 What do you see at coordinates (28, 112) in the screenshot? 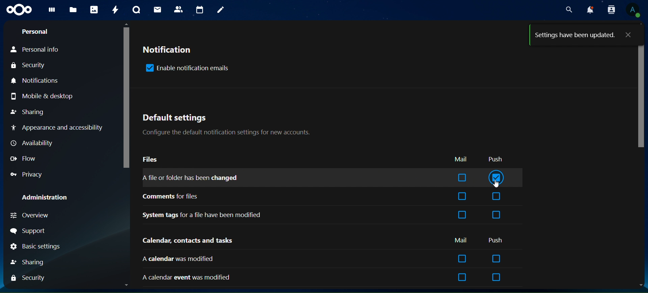
I see `sharing` at bounding box center [28, 112].